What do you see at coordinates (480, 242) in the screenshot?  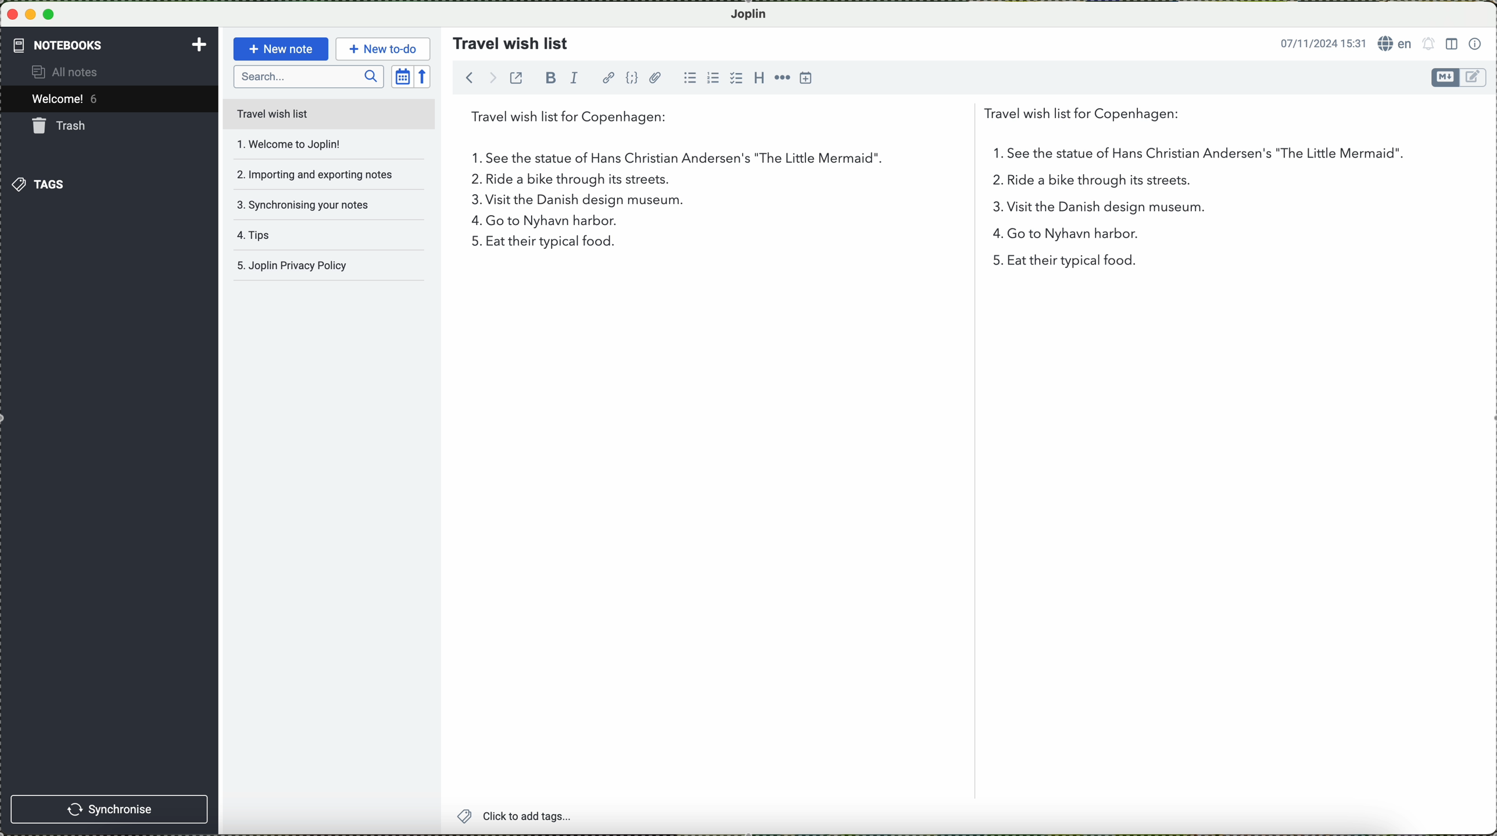 I see `5 on the list` at bounding box center [480, 242].